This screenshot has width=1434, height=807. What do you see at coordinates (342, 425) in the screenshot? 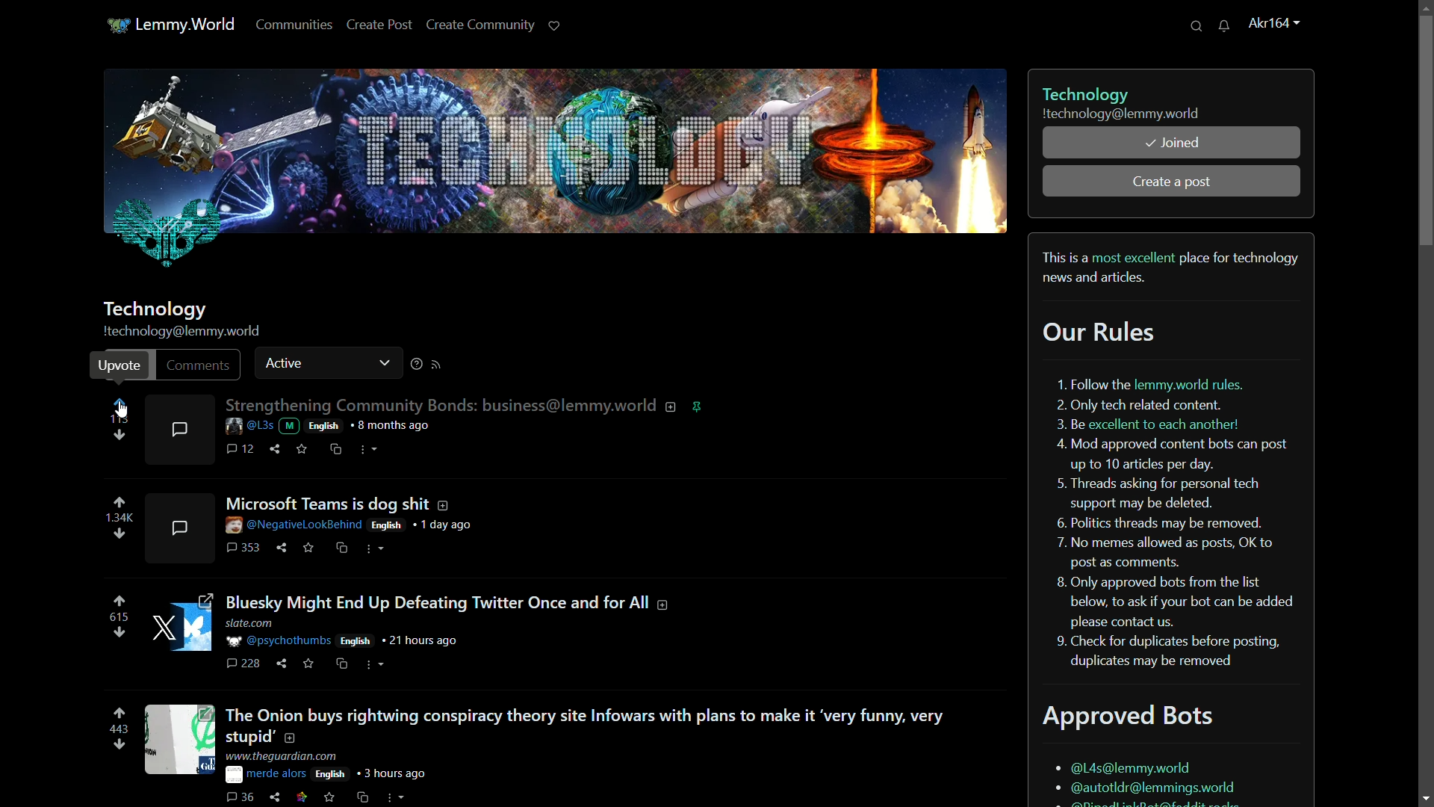
I see `post details` at bounding box center [342, 425].